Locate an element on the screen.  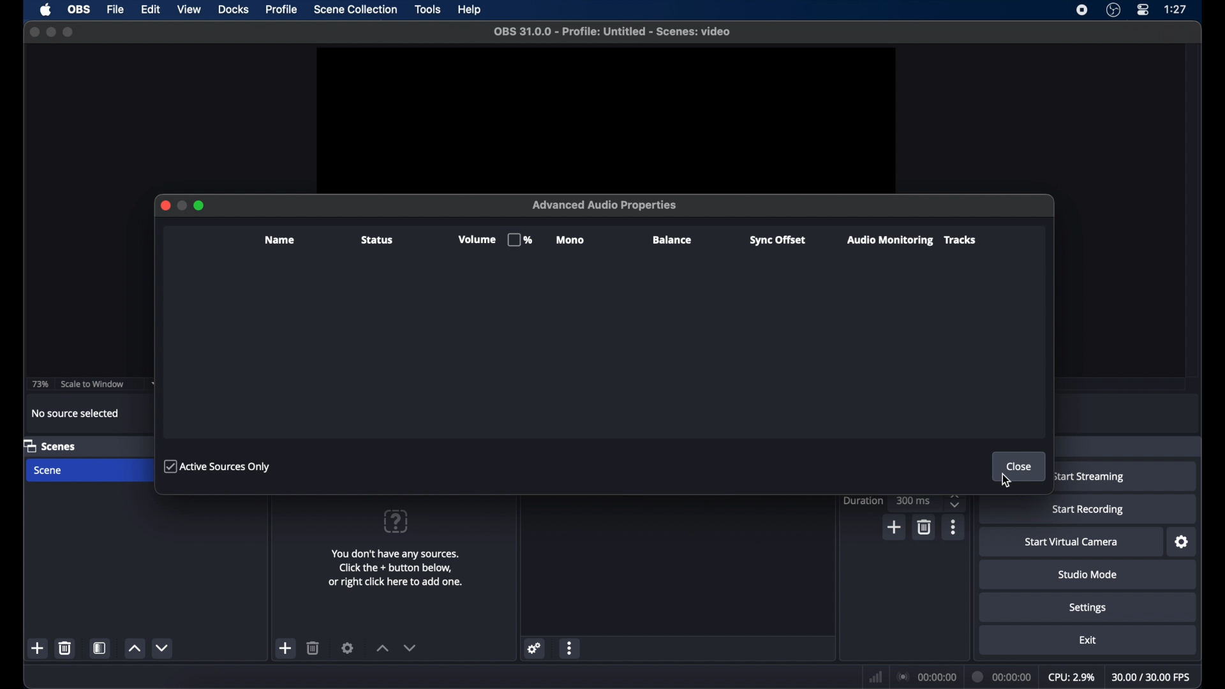
1.27 is located at coordinates (1177, 10).